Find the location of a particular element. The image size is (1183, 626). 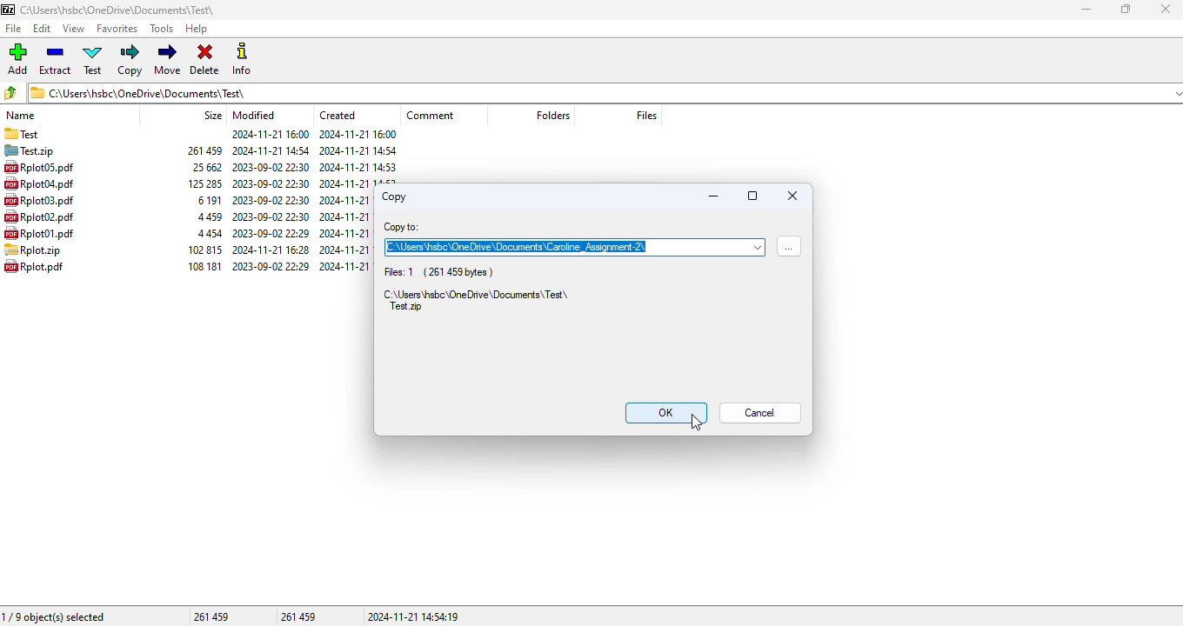

copy is located at coordinates (131, 61).